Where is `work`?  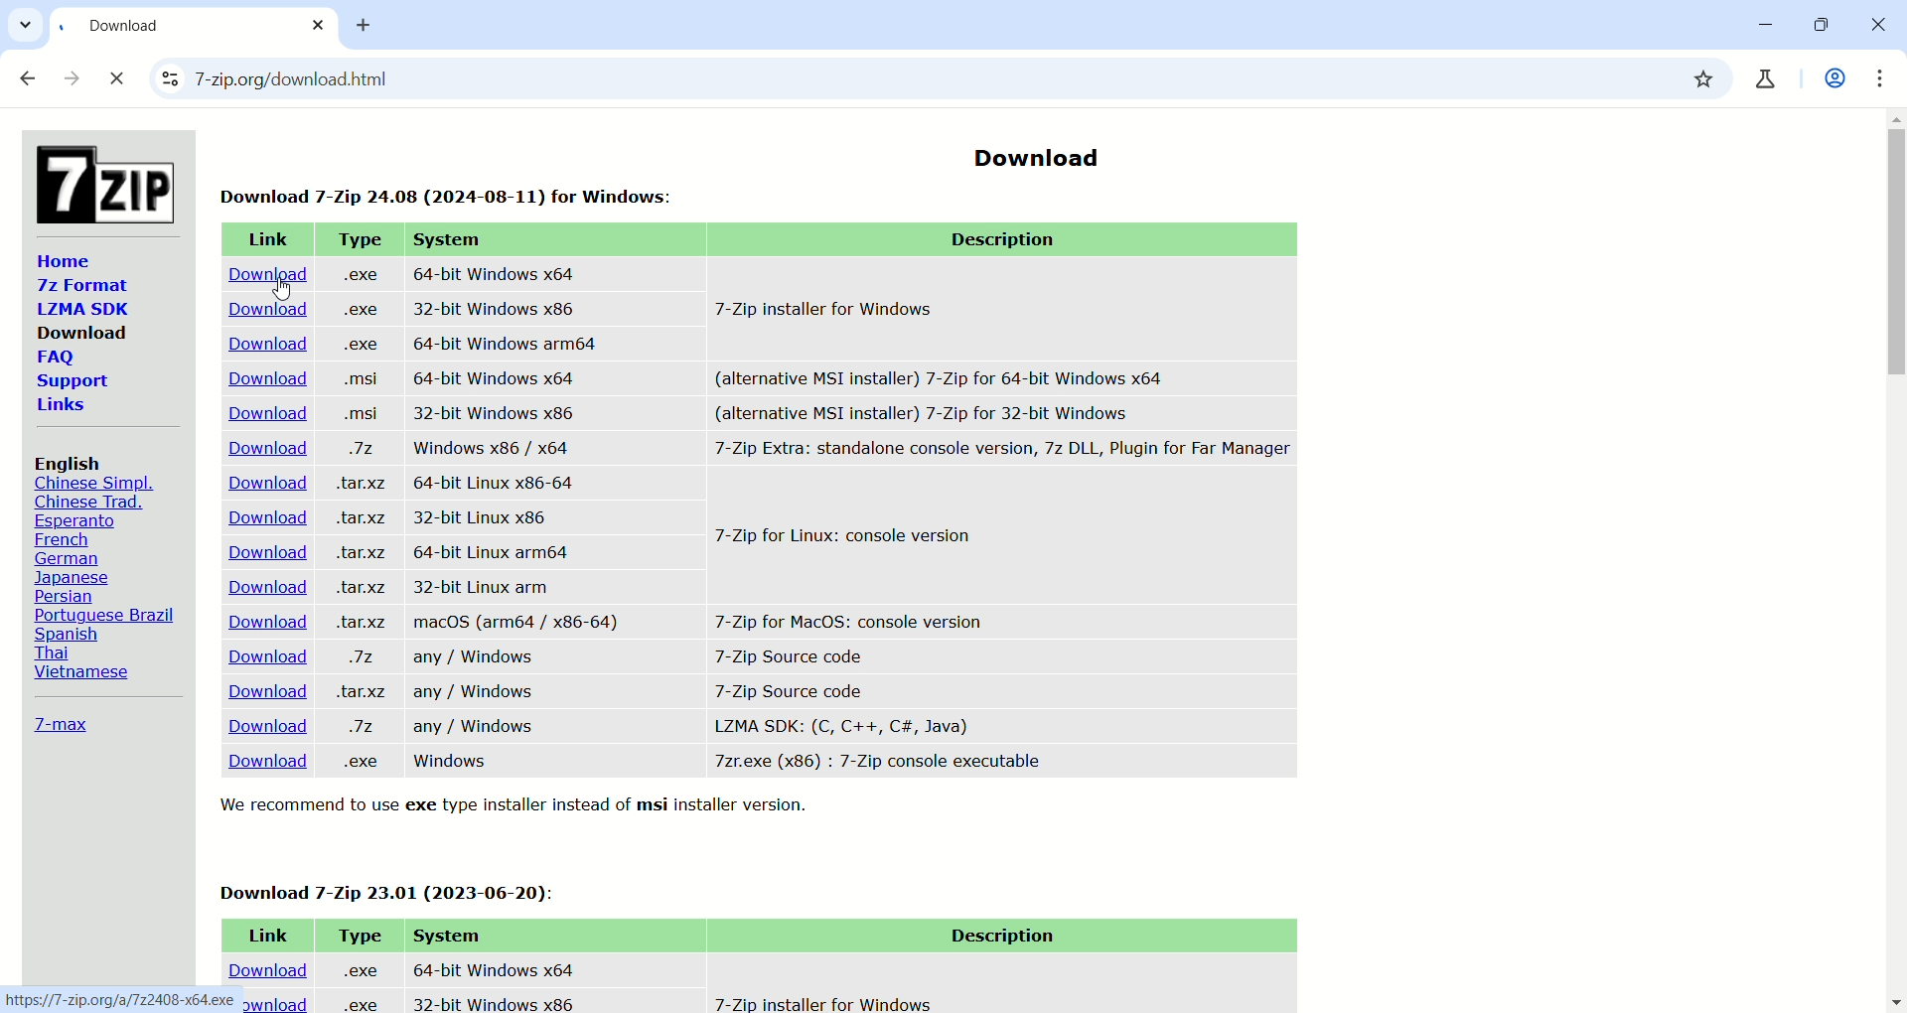
work is located at coordinates (1832, 81).